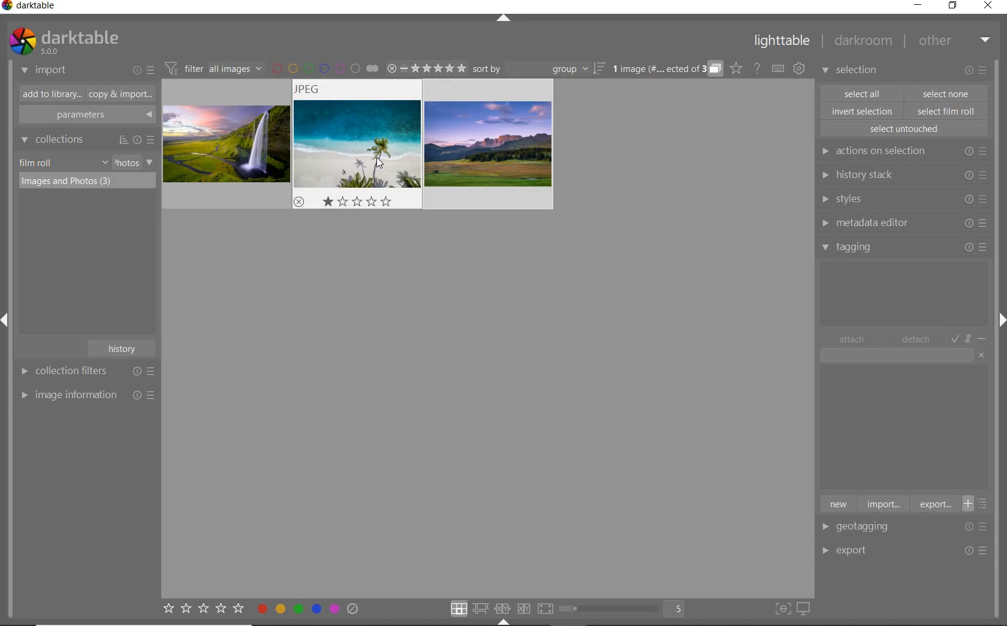 The image size is (1007, 626). Describe the element at coordinates (916, 339) in the screenshot. I see `detach` at that location.